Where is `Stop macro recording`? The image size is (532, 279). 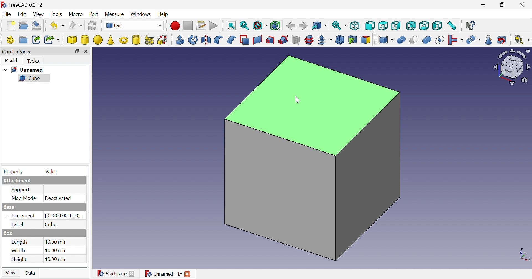
Stop macro recording is located at coordinates (189, 26).